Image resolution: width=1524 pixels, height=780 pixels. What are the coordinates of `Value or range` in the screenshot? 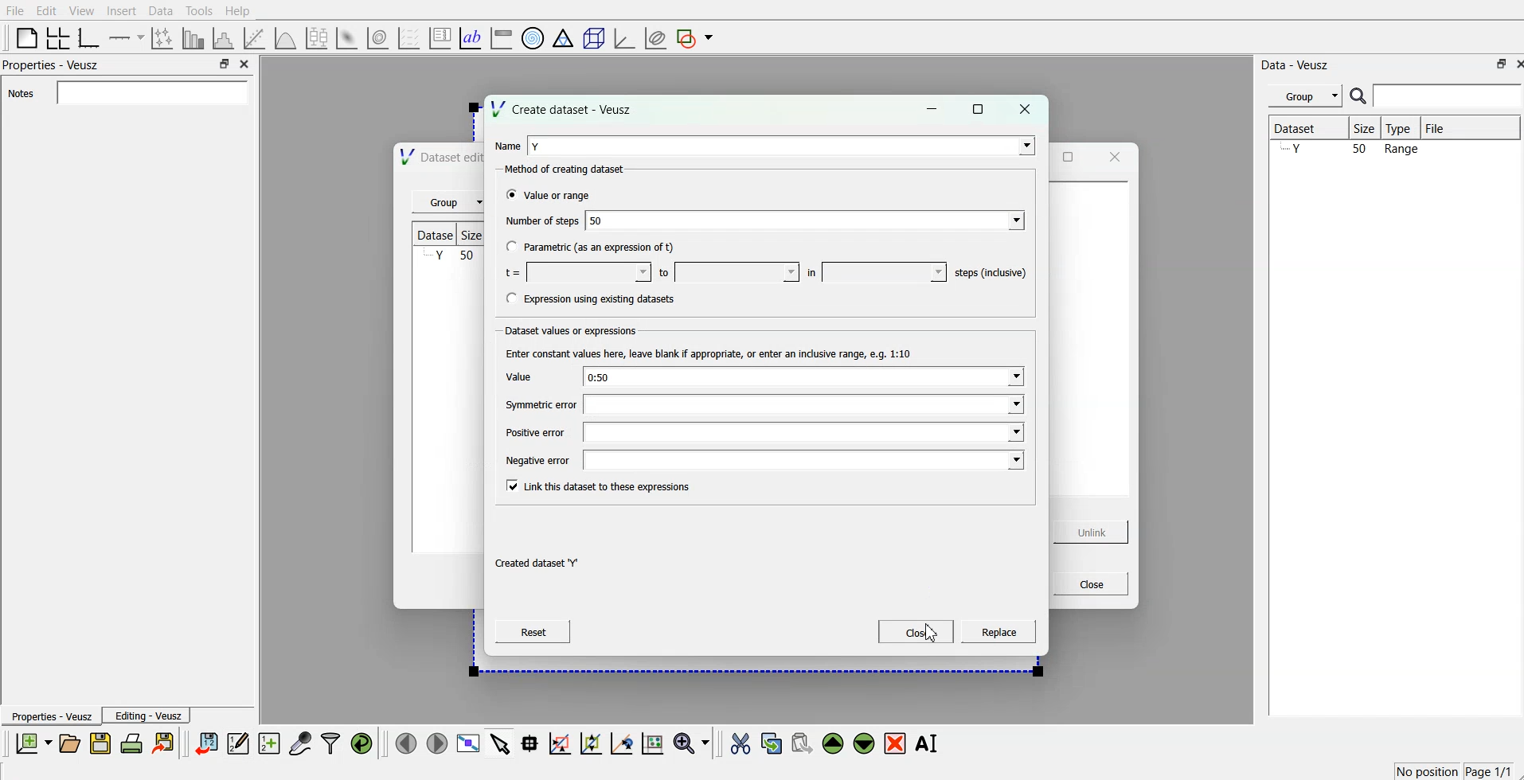 It's located at (562, 197).